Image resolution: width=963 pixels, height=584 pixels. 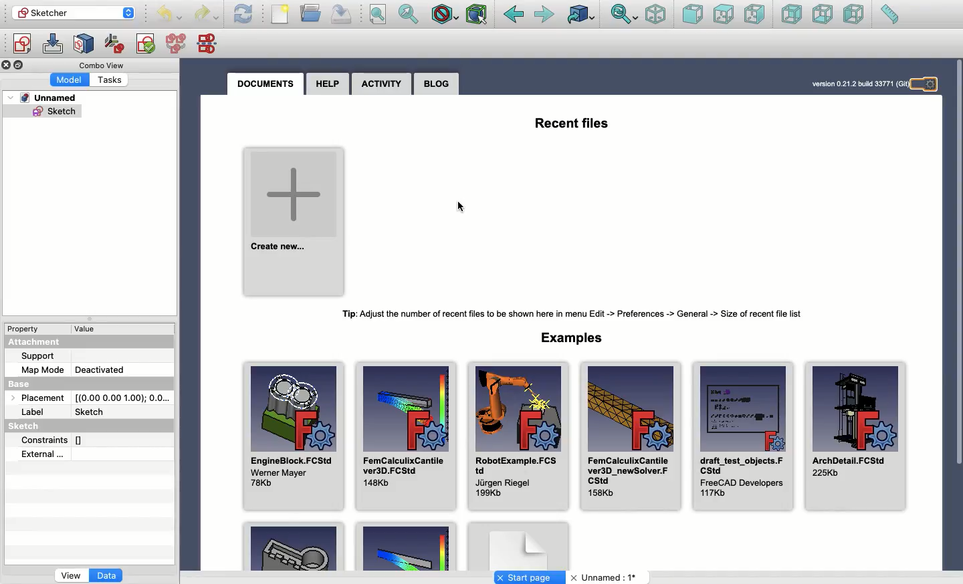 I want to click on Bounding box, so click(x=478, y=13).